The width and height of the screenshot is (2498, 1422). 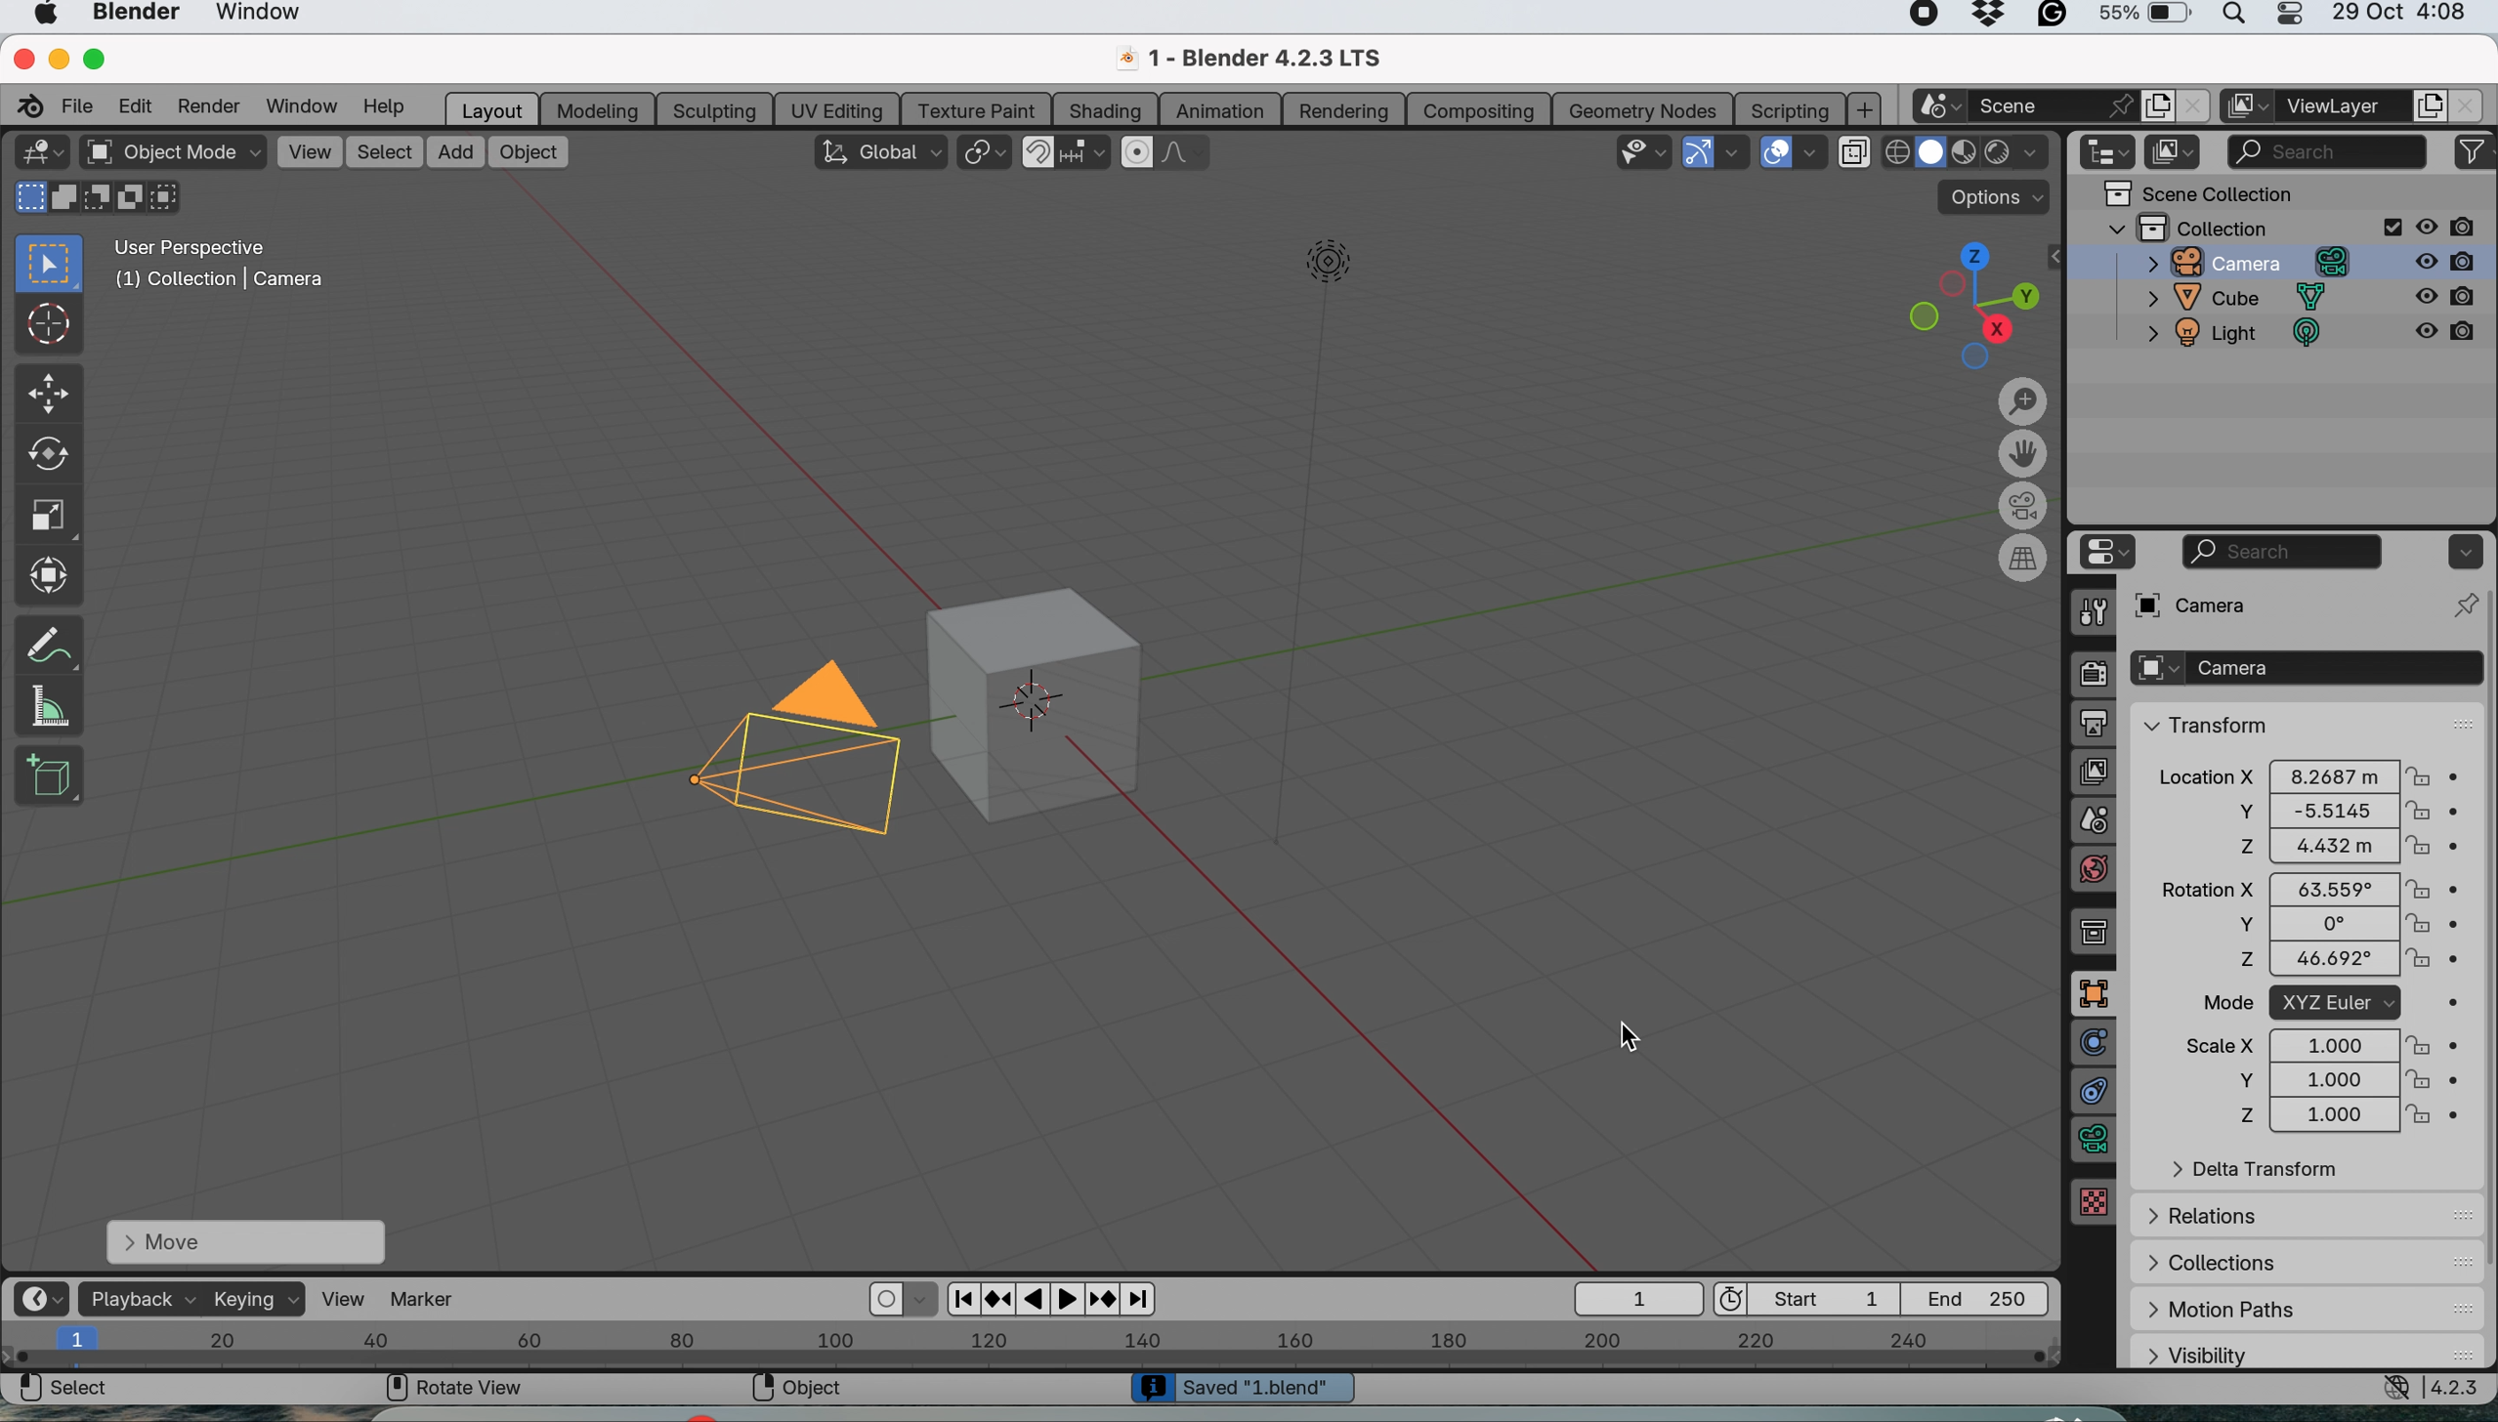 I want to click on marker, so click(x=423, y=1297).